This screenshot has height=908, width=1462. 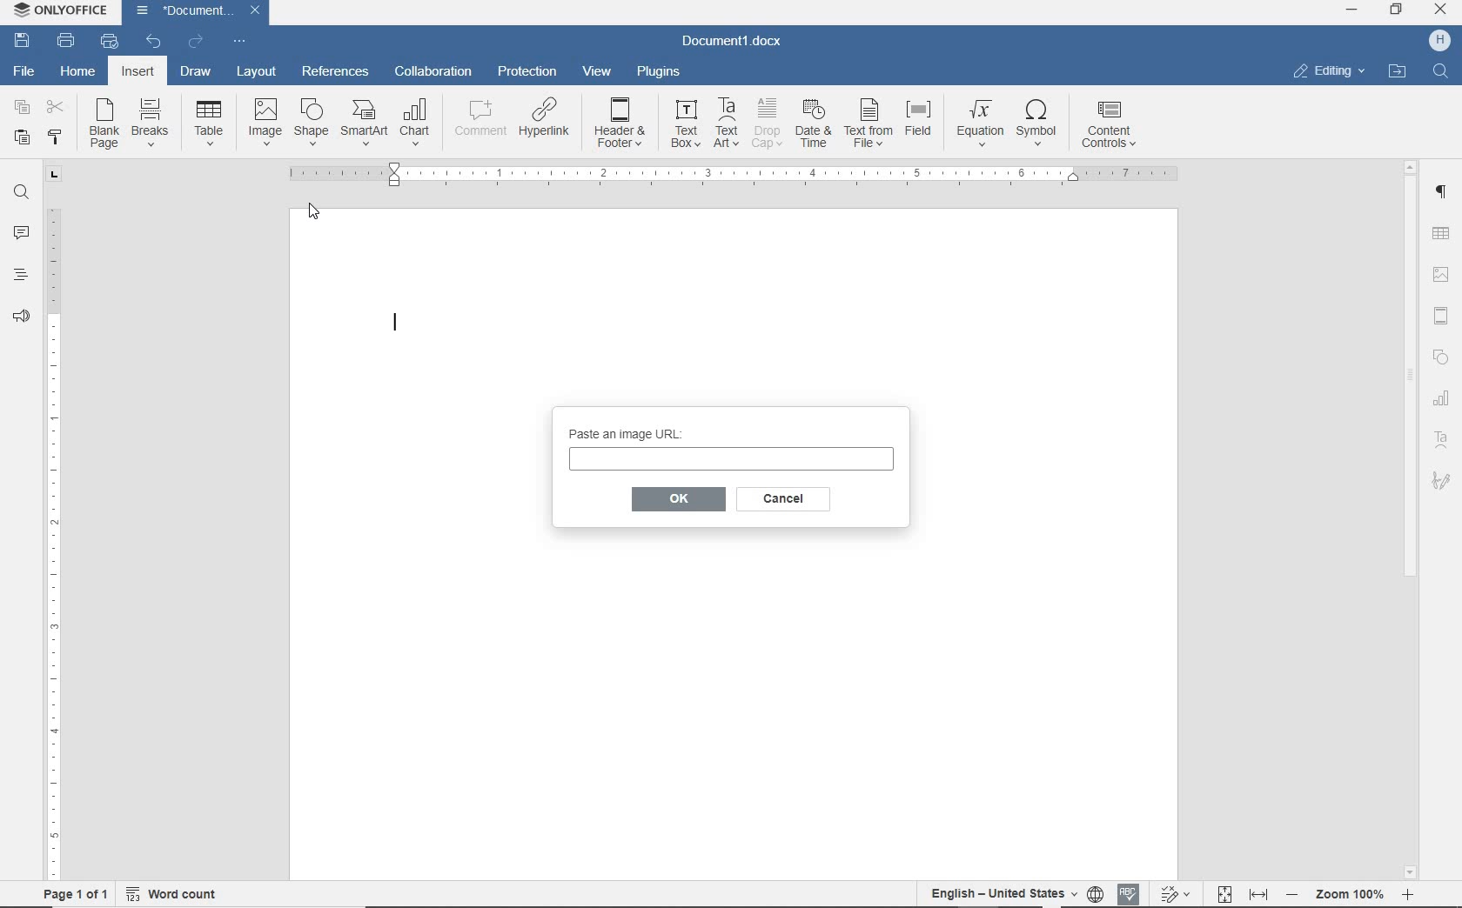 What do you see at coordinates (598, 73) in the screenshot?
I see `view` at bounding box center [598, 73].